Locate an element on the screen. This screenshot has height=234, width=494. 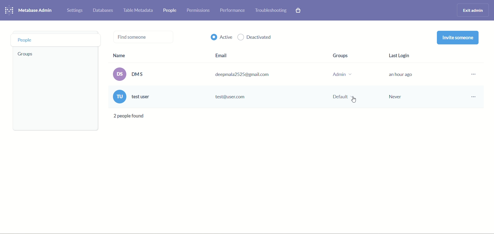
permissions is located at coordinates (199, 10).